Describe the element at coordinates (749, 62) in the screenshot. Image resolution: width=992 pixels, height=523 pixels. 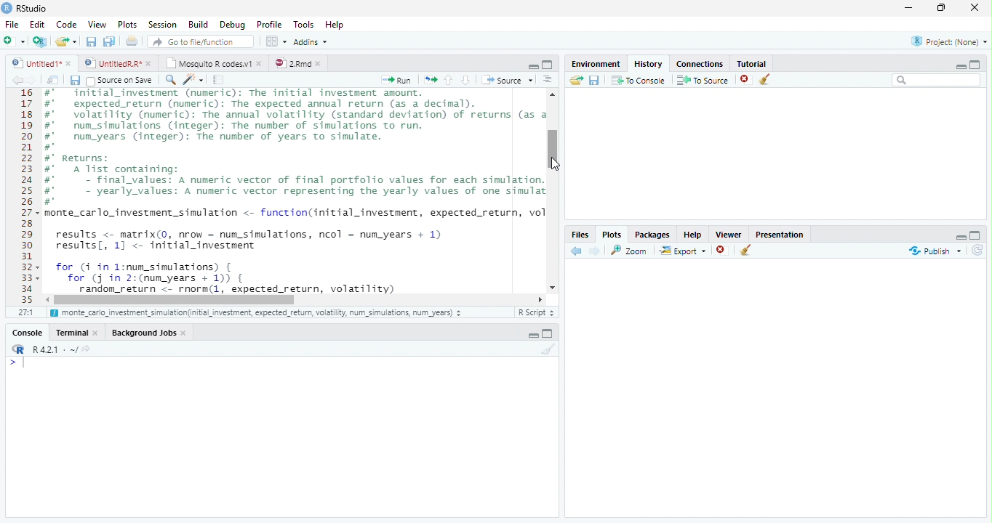
I see `Tutorial` at that location.